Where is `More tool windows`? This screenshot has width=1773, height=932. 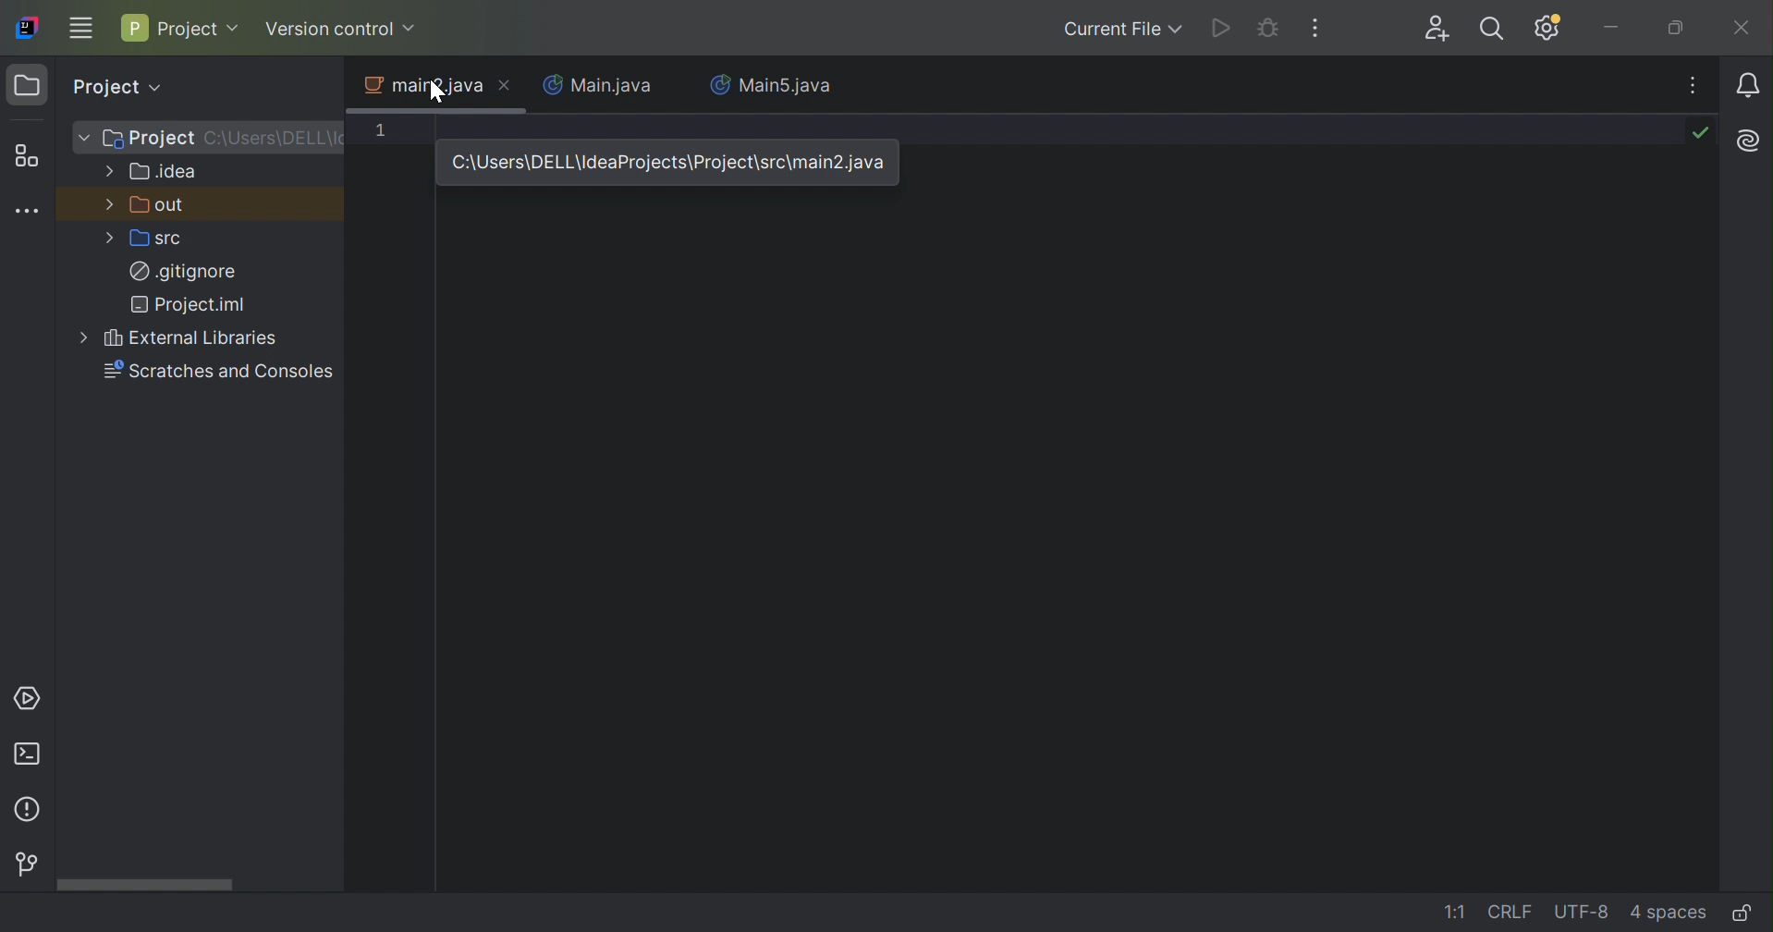
More tool windows is located at coordinates (29, 207).